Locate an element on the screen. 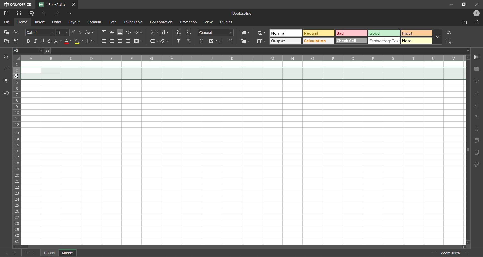 This screenshot has width=483, height=257. justified is located at coordinates (128, 41).